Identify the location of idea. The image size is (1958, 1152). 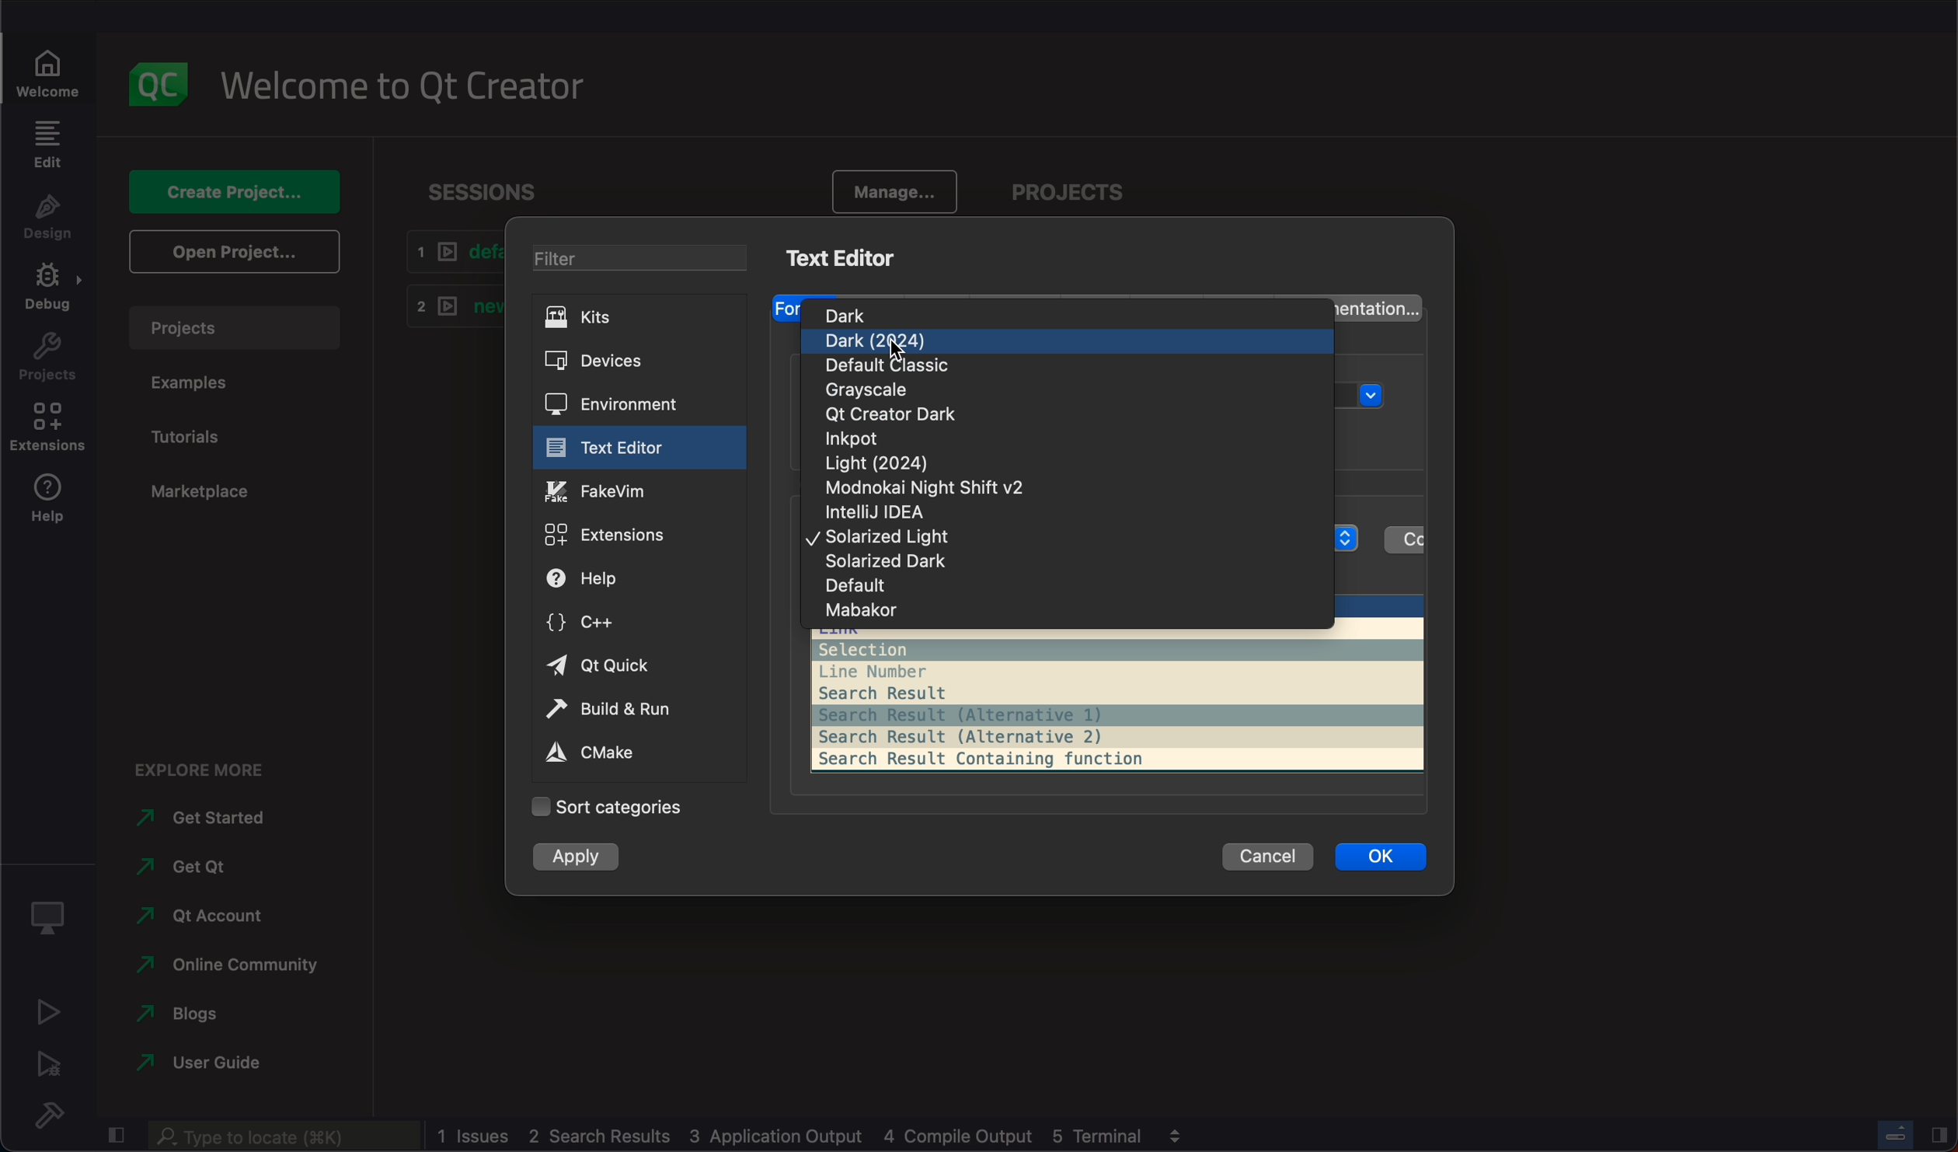
(884, 513).